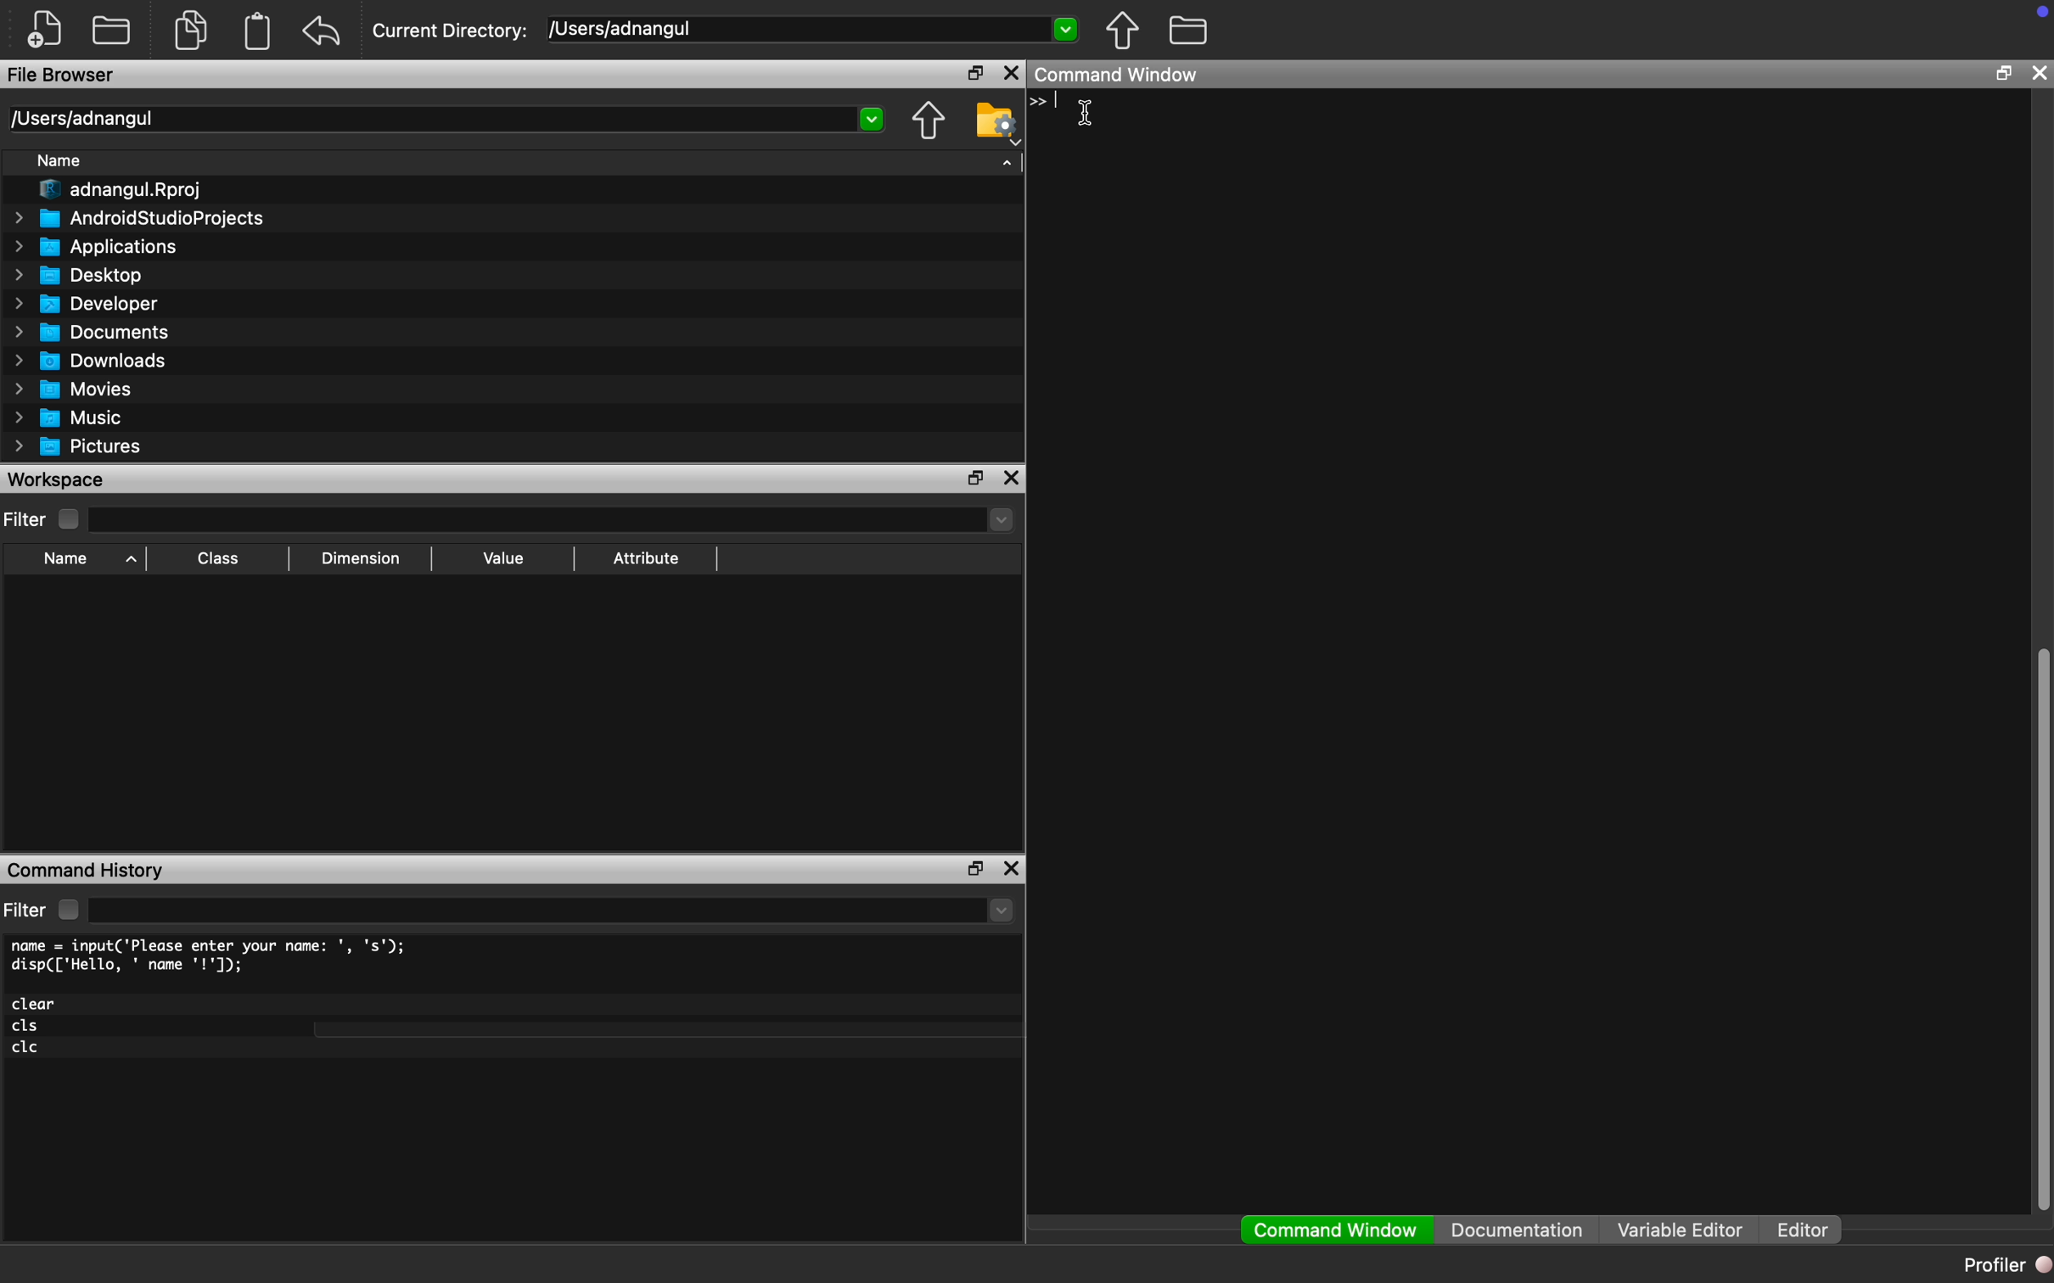 This screenshot has width=2054, height=1283. I want to click on previous file, so click(1124, 31).